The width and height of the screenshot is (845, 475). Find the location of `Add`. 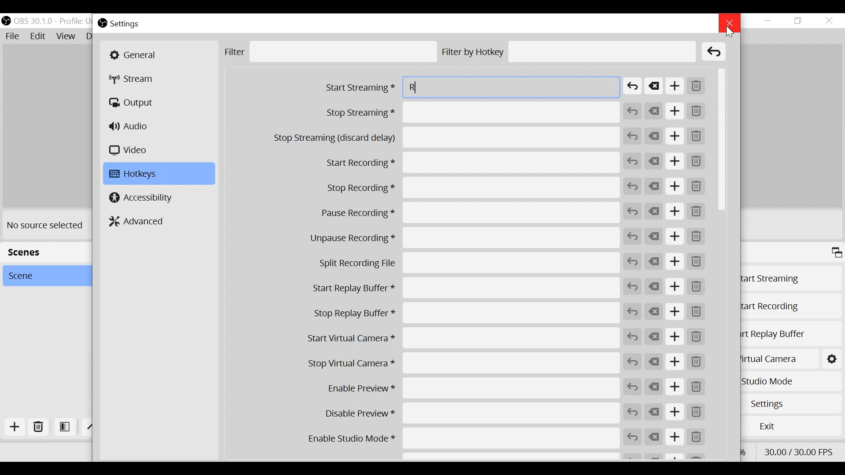

Add is located at coordinates (675, 87).